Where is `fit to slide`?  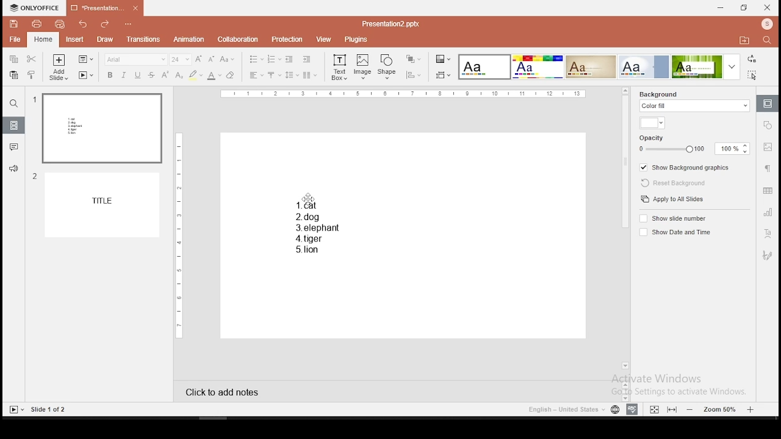
fit to slide is located at coordinates (654, 408).